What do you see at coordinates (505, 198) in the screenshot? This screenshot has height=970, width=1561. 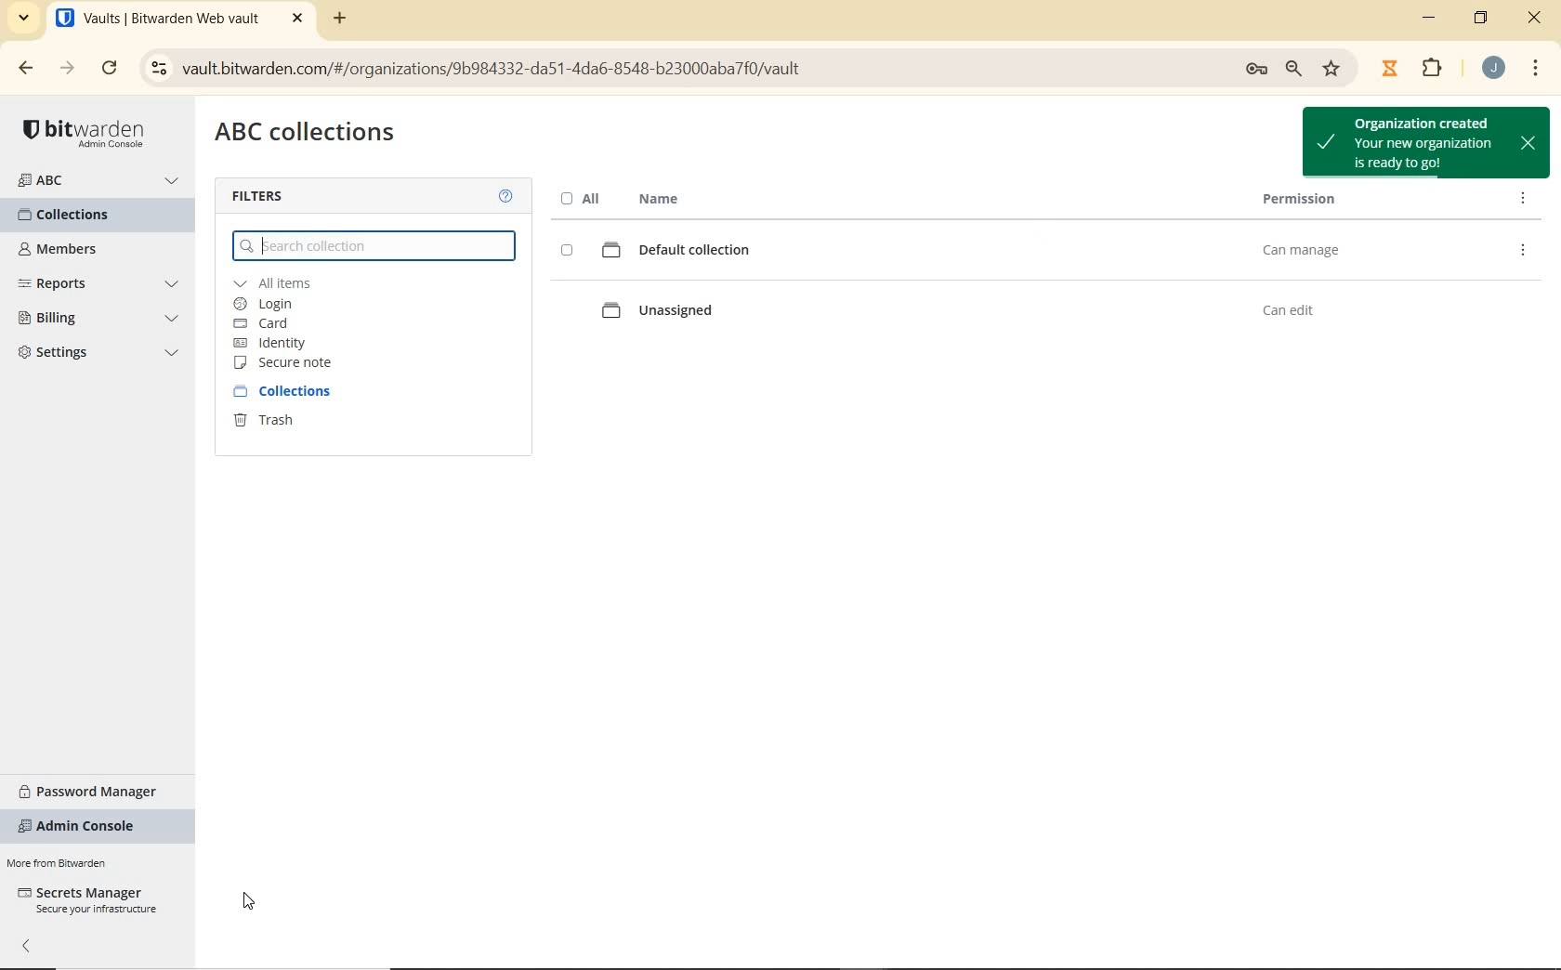 I see `help about the vault` at bounding box center [505, 198].